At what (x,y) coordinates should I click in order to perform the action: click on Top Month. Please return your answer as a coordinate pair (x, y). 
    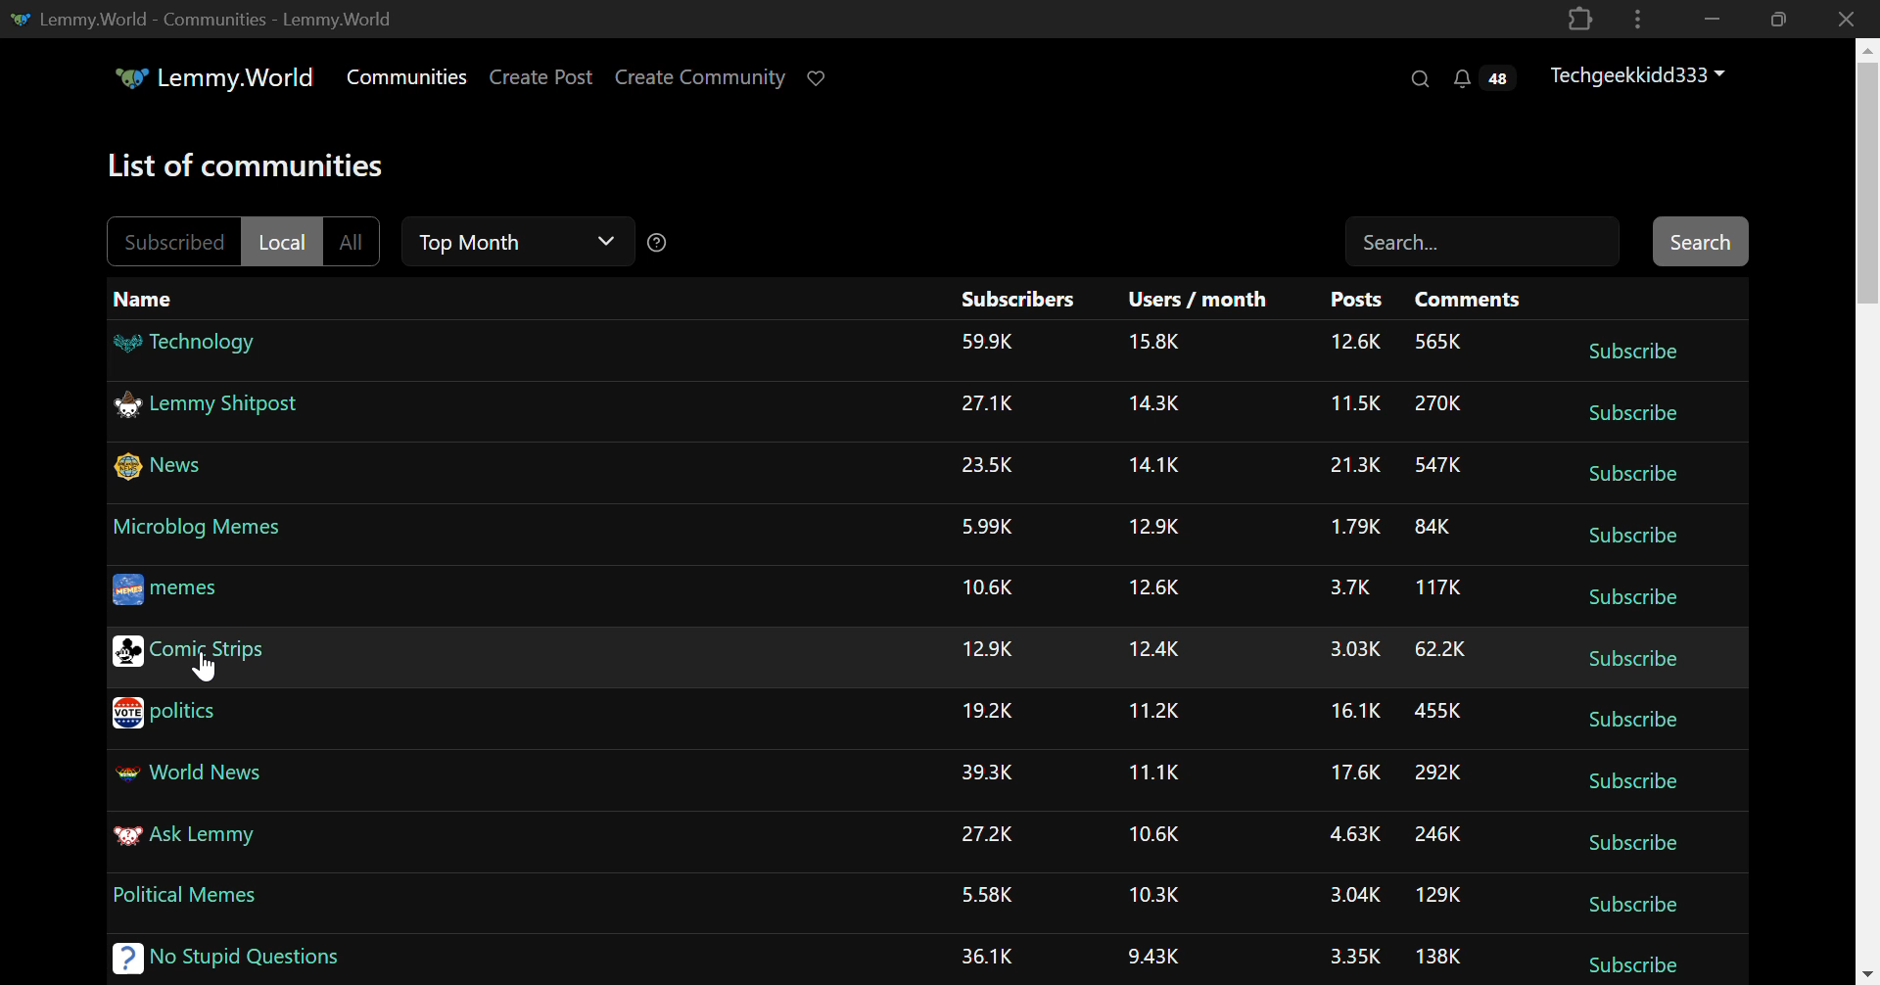
    Looking at the image, I should click on (516, 240).